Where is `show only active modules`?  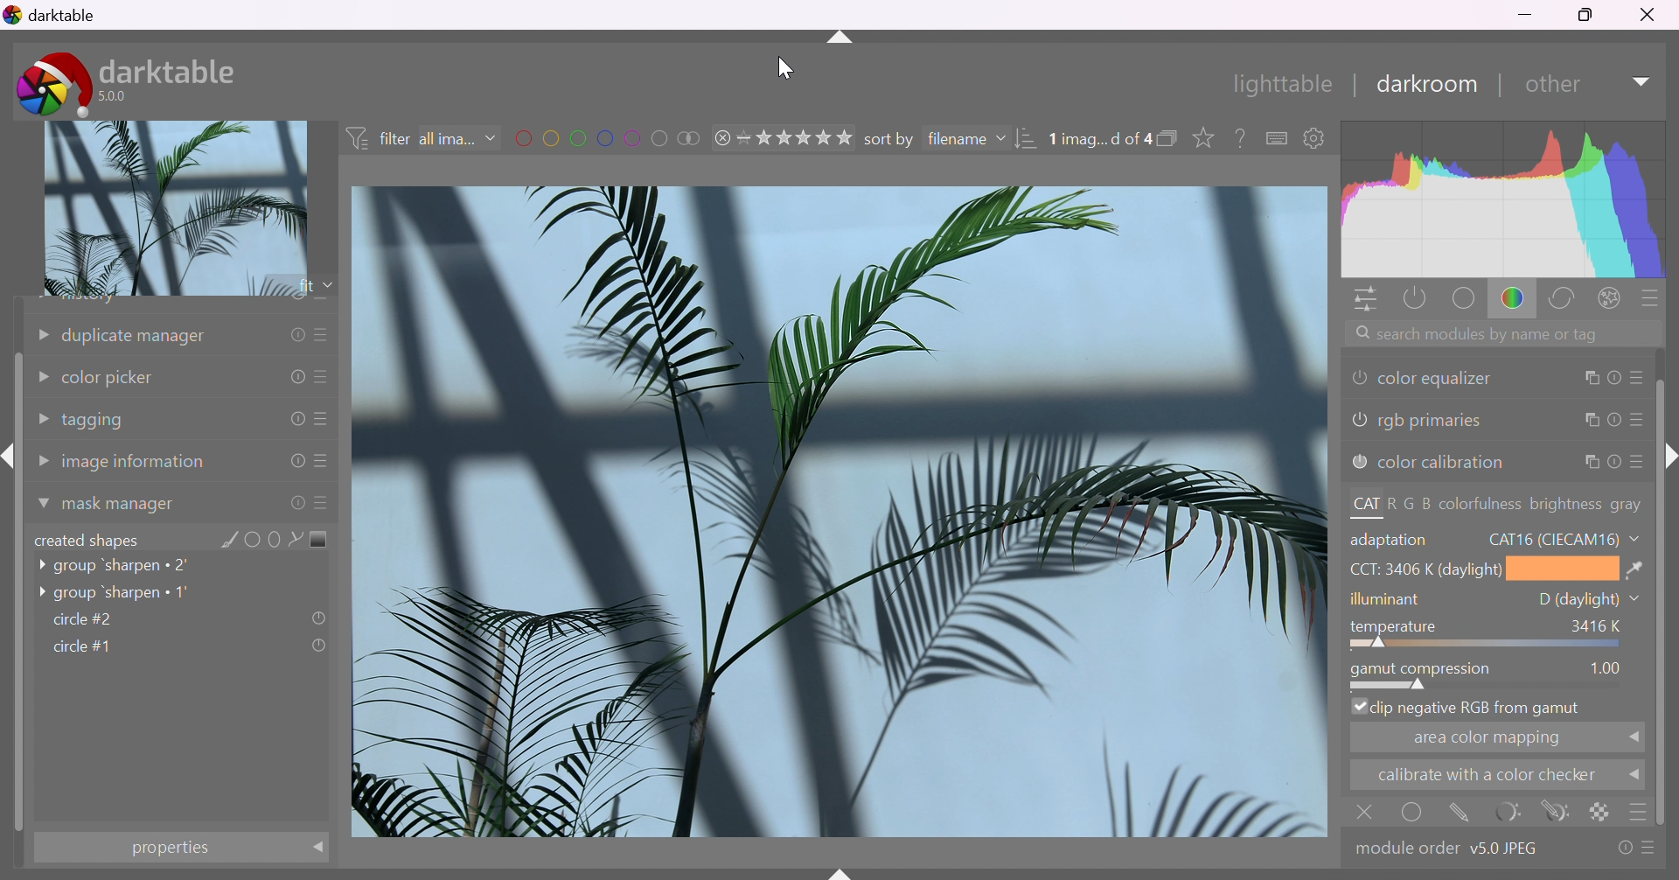
show only active modules is located at coordinates (1415, 298).